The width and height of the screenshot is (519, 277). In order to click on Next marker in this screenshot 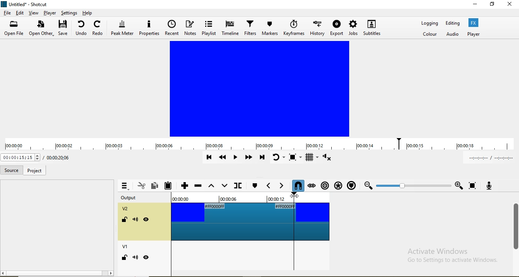, I will do `click(280, 186)`.